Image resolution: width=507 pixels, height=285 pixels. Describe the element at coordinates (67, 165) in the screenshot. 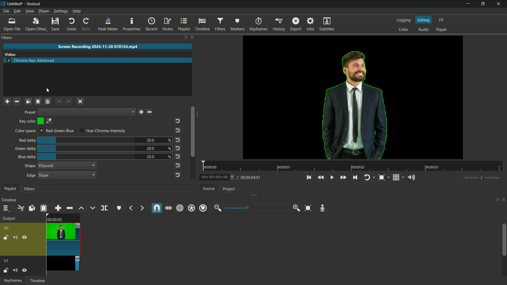

I see `ellipsoid` at that location.